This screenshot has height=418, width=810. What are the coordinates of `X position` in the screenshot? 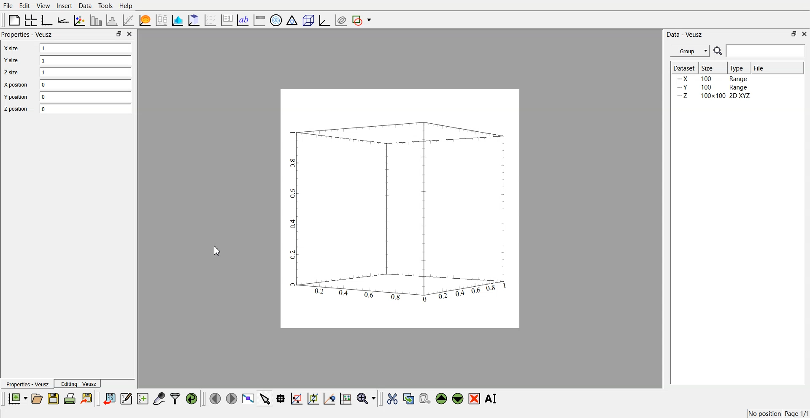 It's located at (15, 85).